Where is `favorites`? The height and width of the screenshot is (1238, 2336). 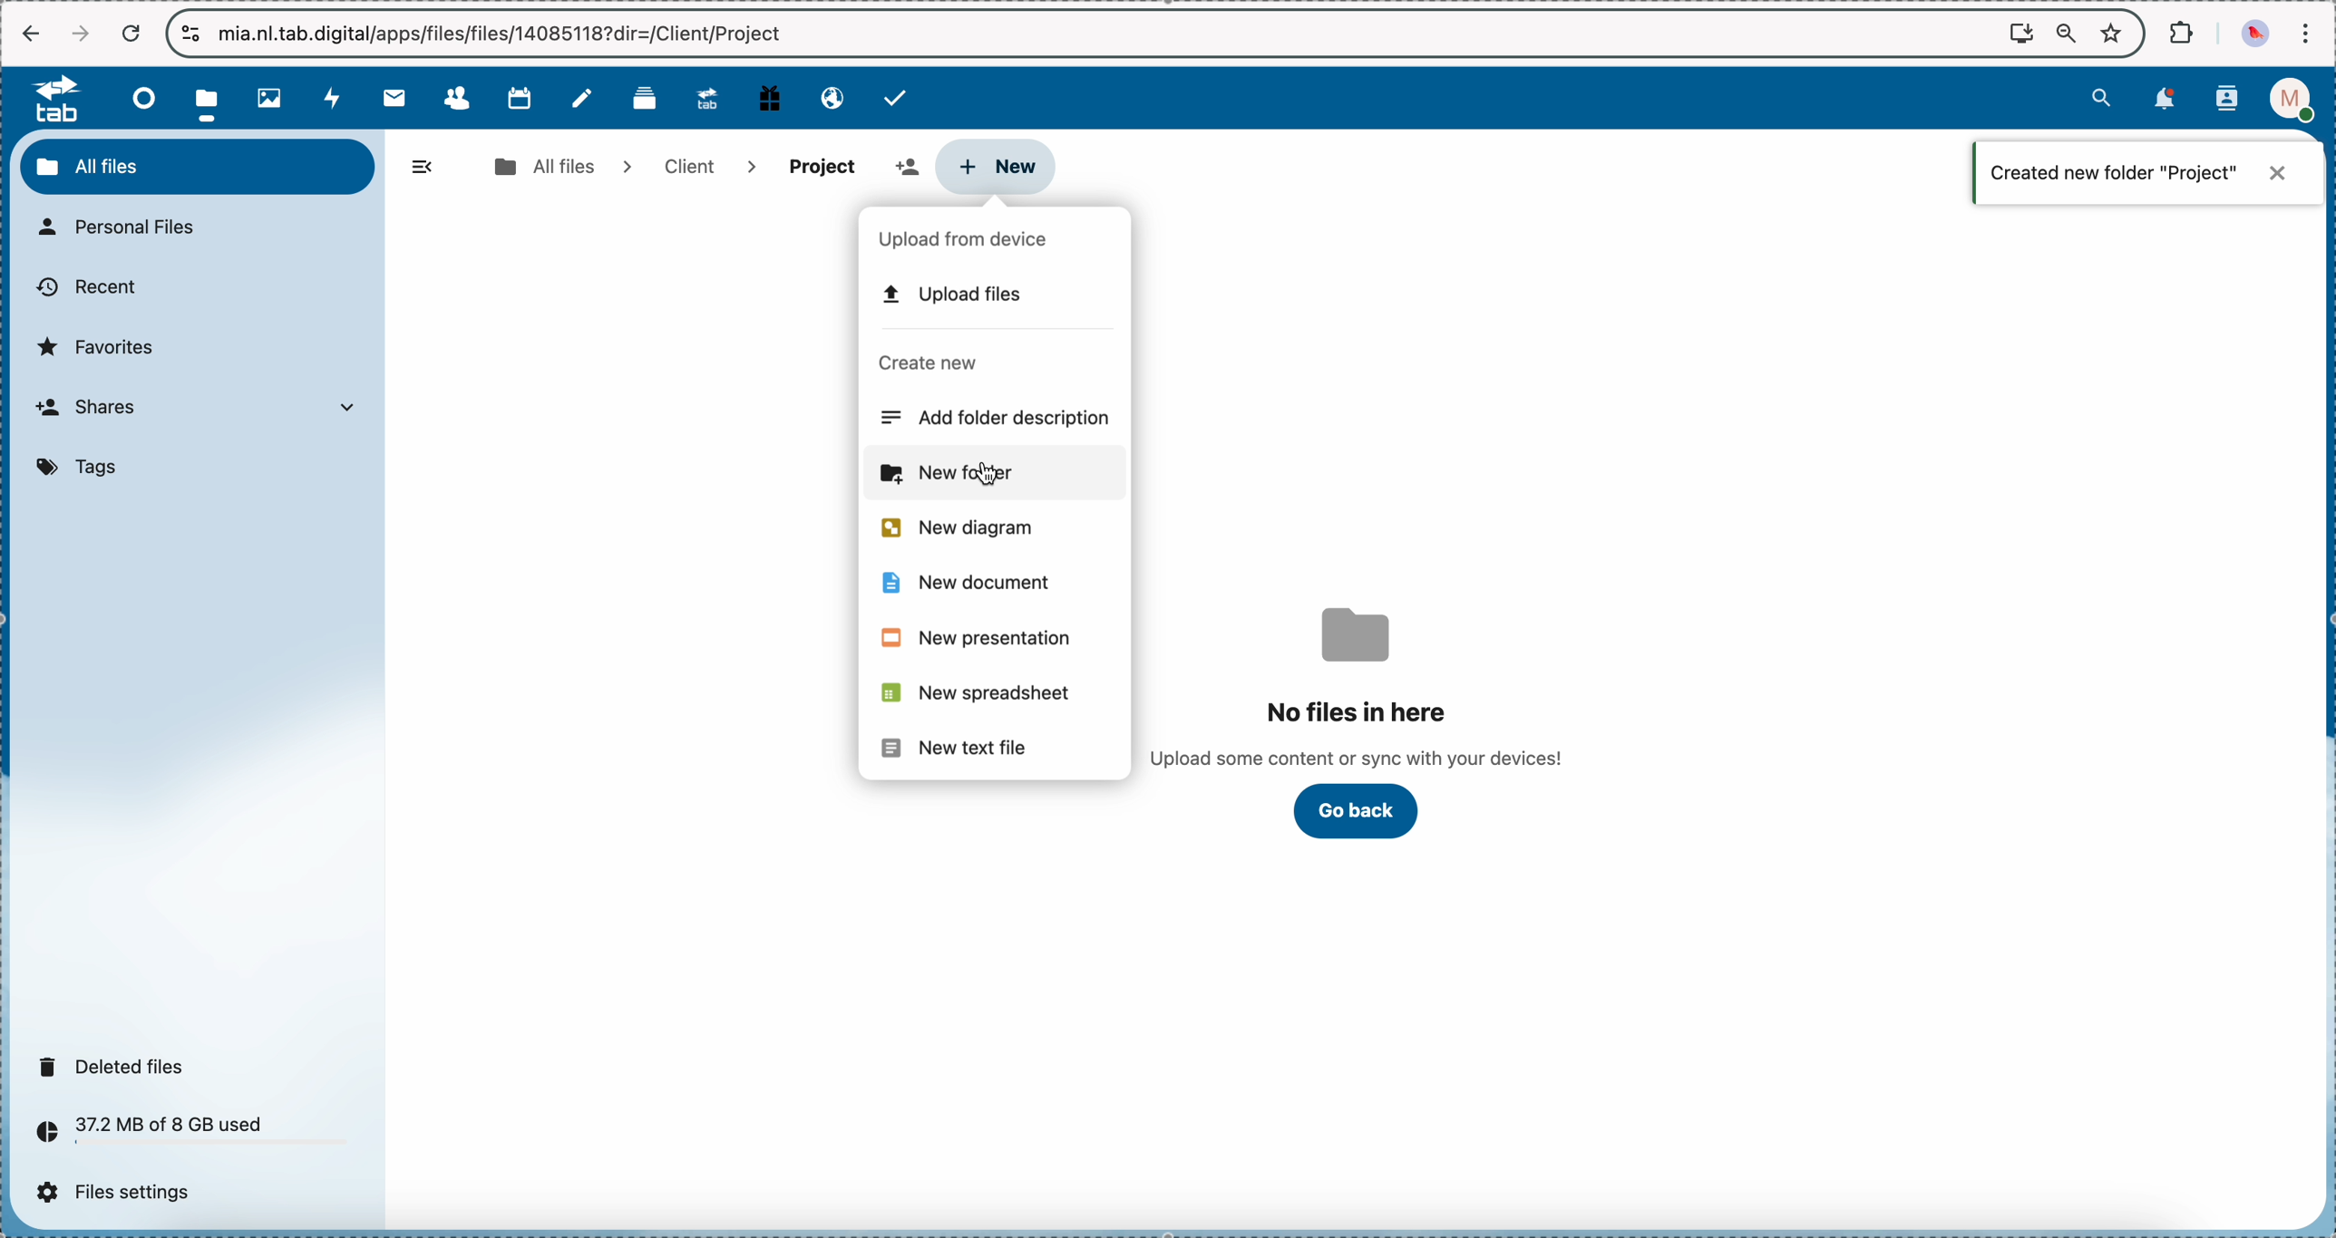
favorites is located at coordinates (2115, 32).